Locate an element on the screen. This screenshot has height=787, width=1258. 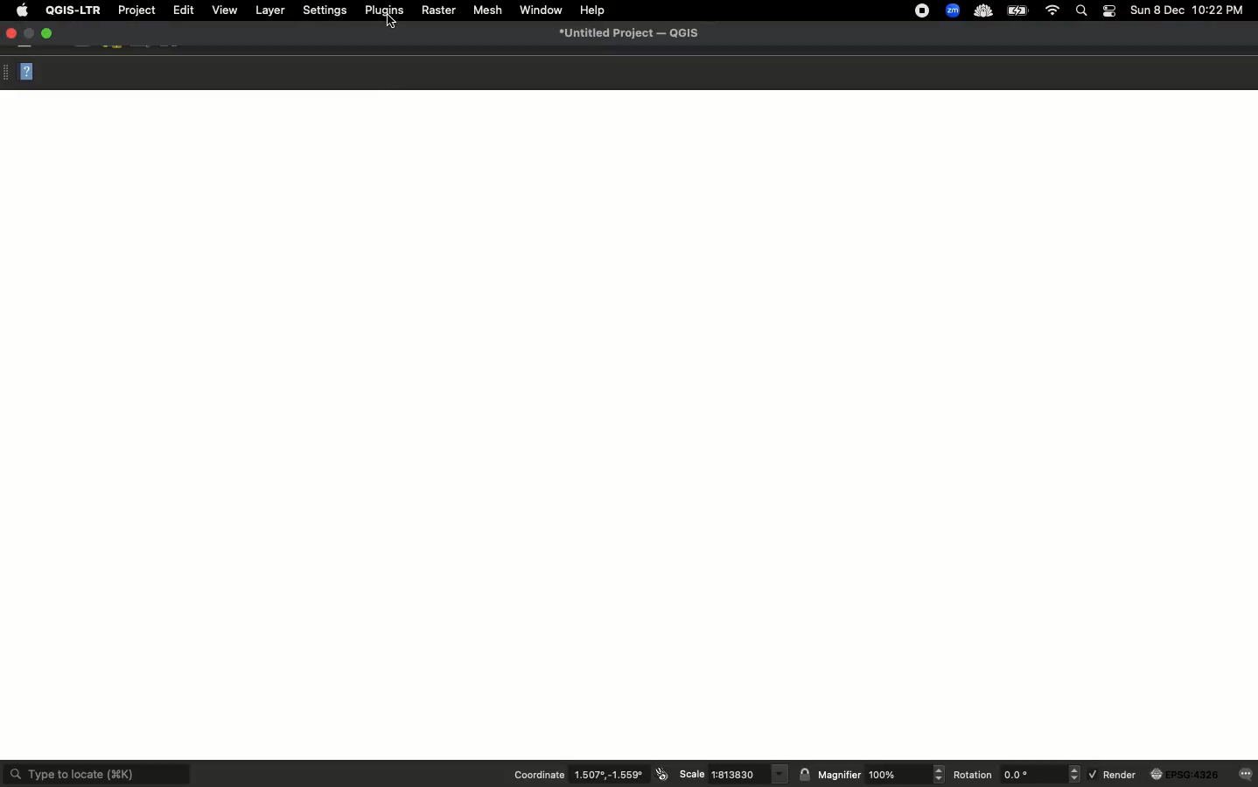
Date time is located at coordinates (1188, 10).